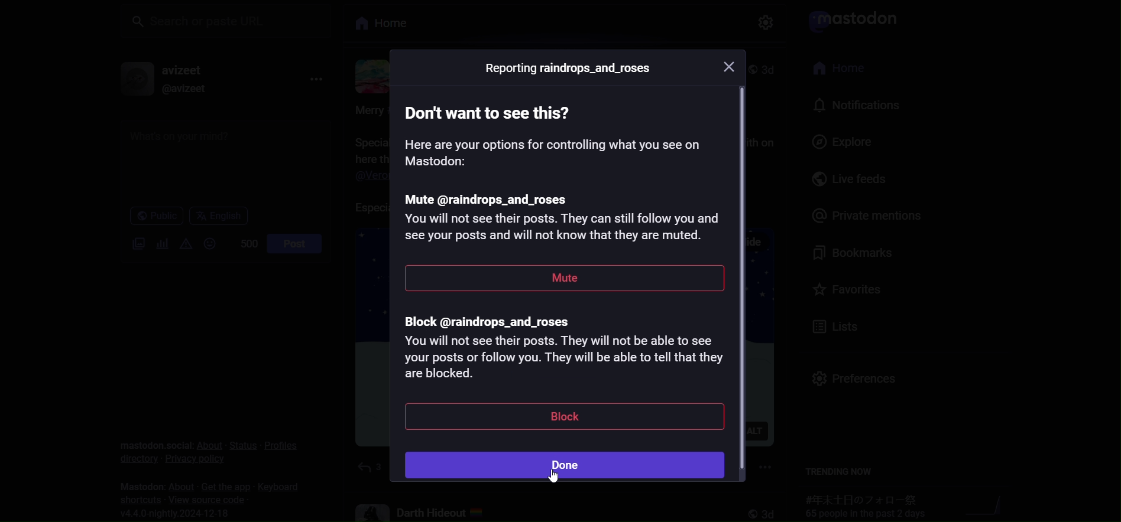 The height and width of the screenshot is (522, 1121). I want to click on block instruction, so click(566, 351).